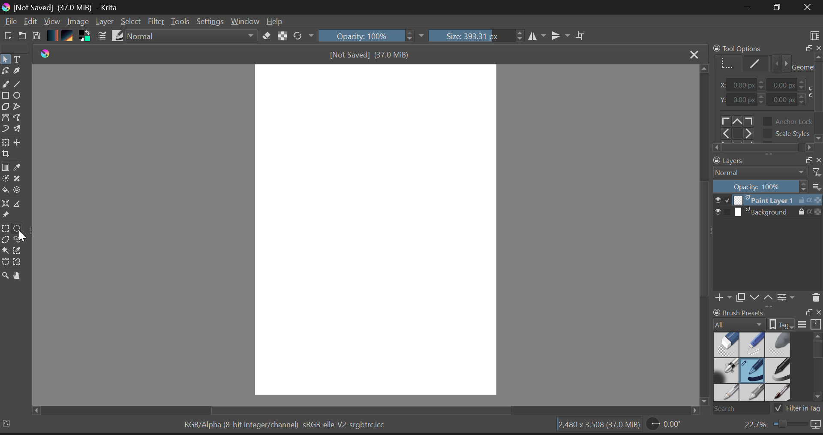 The height and width of the screenshot is (435, 823). Describe the element at coordinates (538, 36) in the screenshot. I see `Vertical Mirror Flip` at that location.